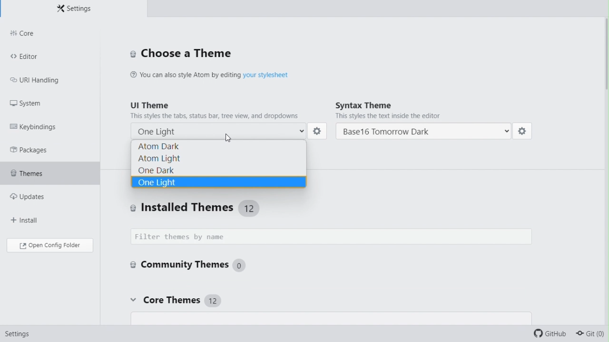 The image size is (609, 342). Describe the element at coordinates (174, 301) in the screenshot. I see `Core themes 12` at that location.